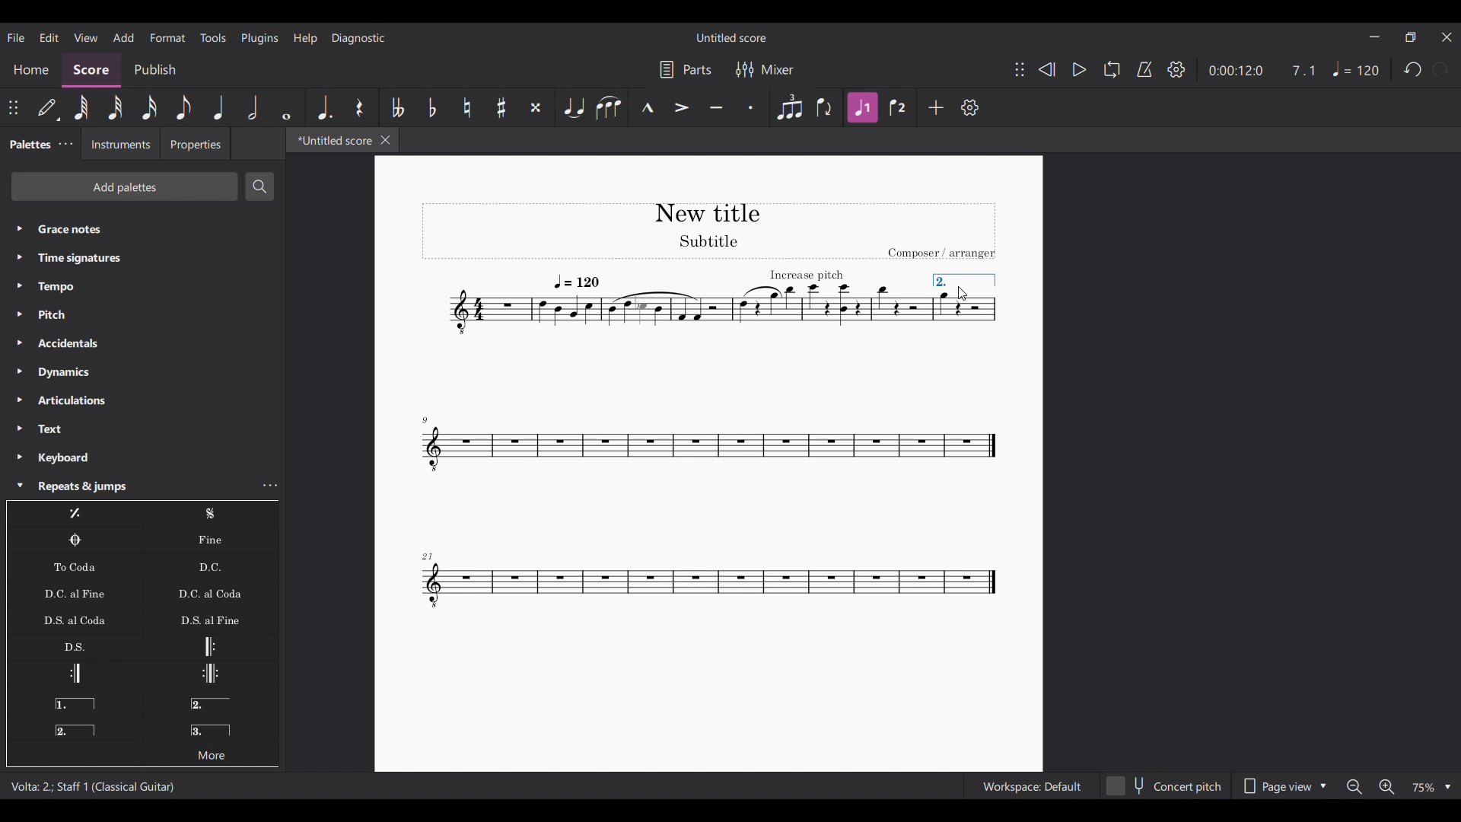 Image resolution: width=1461 pixels, height=822 pixels. What do you see at coordinates (16, 38) in the screenshot?
I see `File menu` at bounding box center [16, 38].